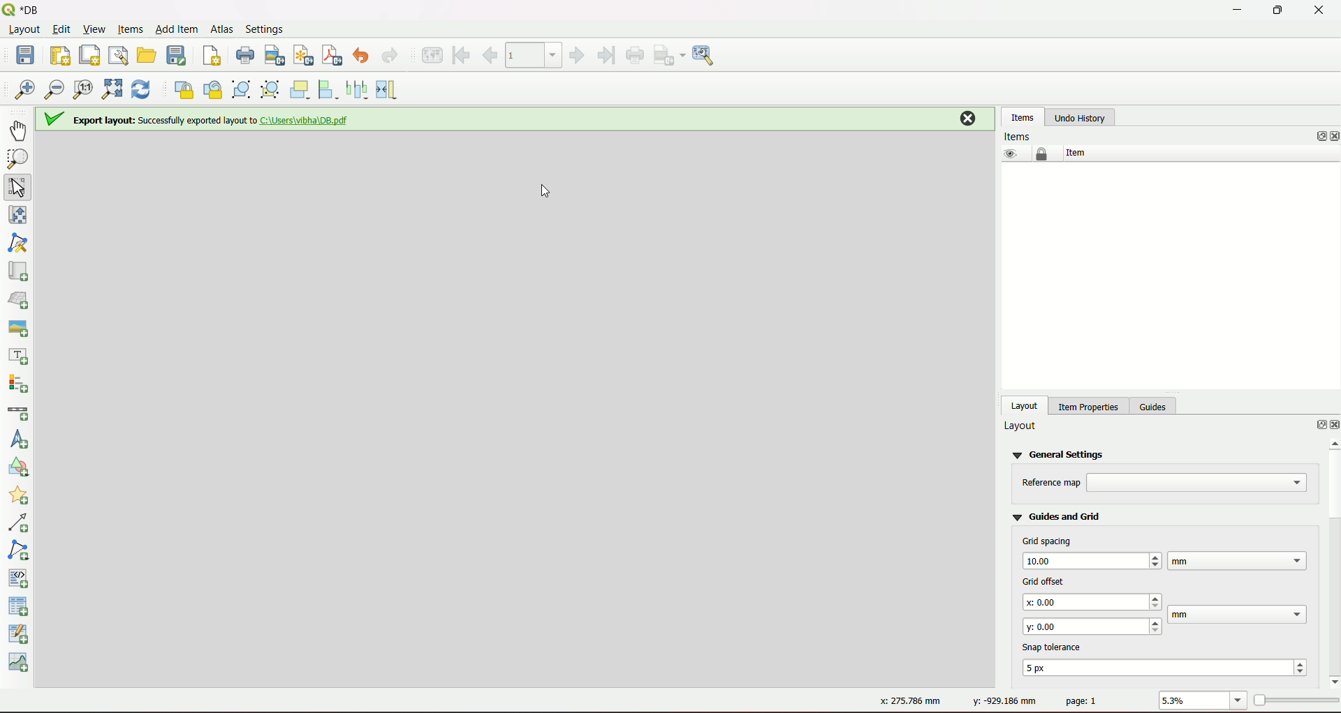  I want to click on close, so click(1333, 137).